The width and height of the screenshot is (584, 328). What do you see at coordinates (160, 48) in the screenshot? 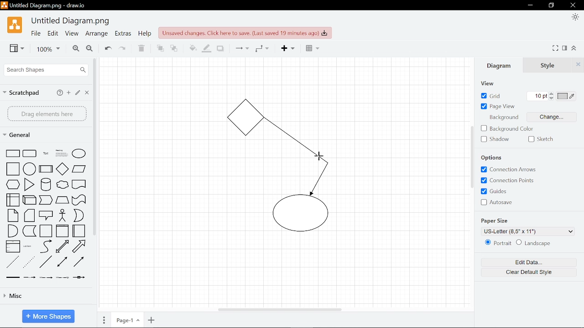
I see `To front` at bounding box center [160, 48].